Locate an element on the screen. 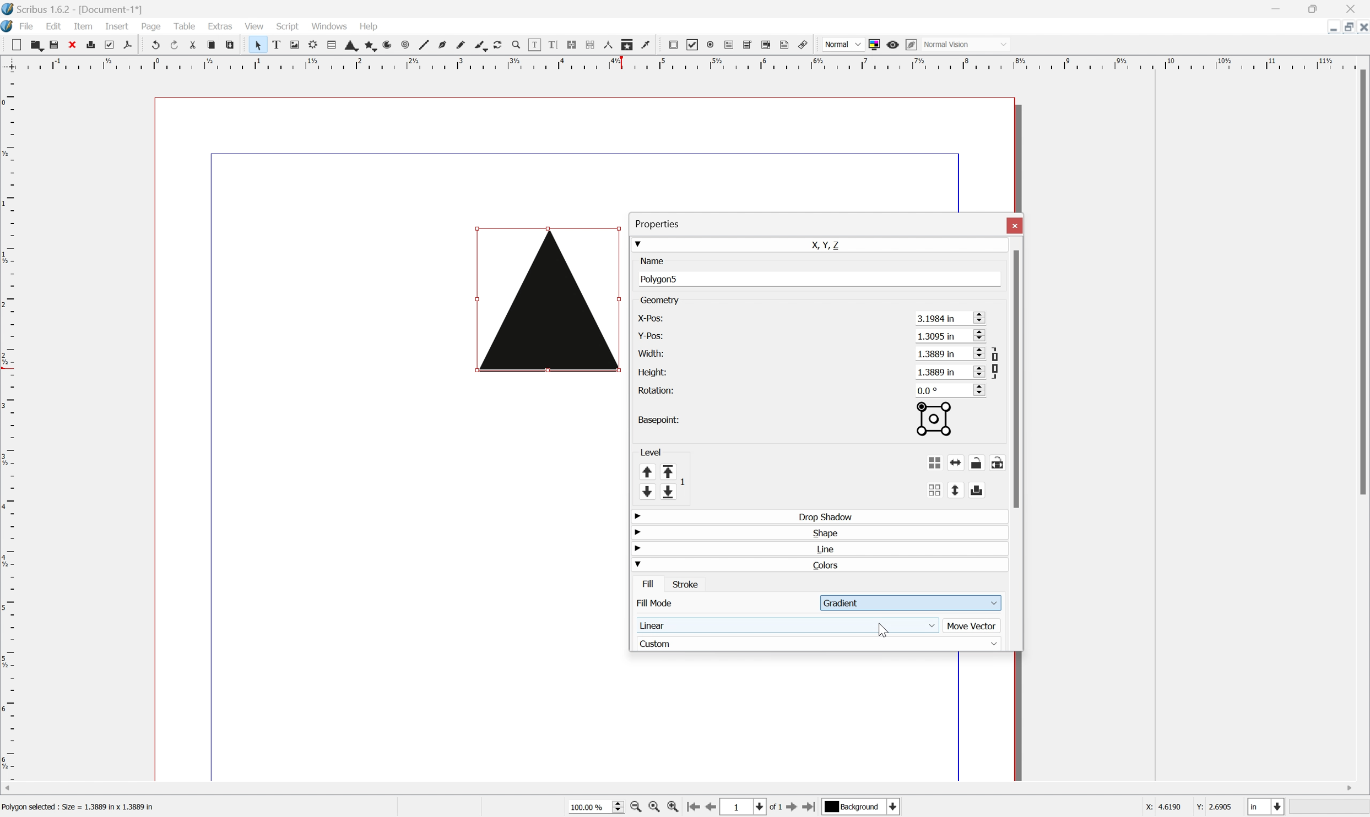  Script is located at coordinates (289, 26).